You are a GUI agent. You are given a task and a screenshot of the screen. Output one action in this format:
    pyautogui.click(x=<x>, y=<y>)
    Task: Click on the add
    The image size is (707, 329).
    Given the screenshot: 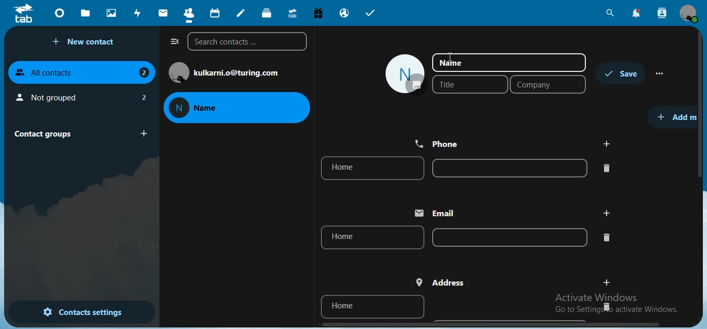 What is the action you would take?
    pyautogui.click(x=607, y=144)
    